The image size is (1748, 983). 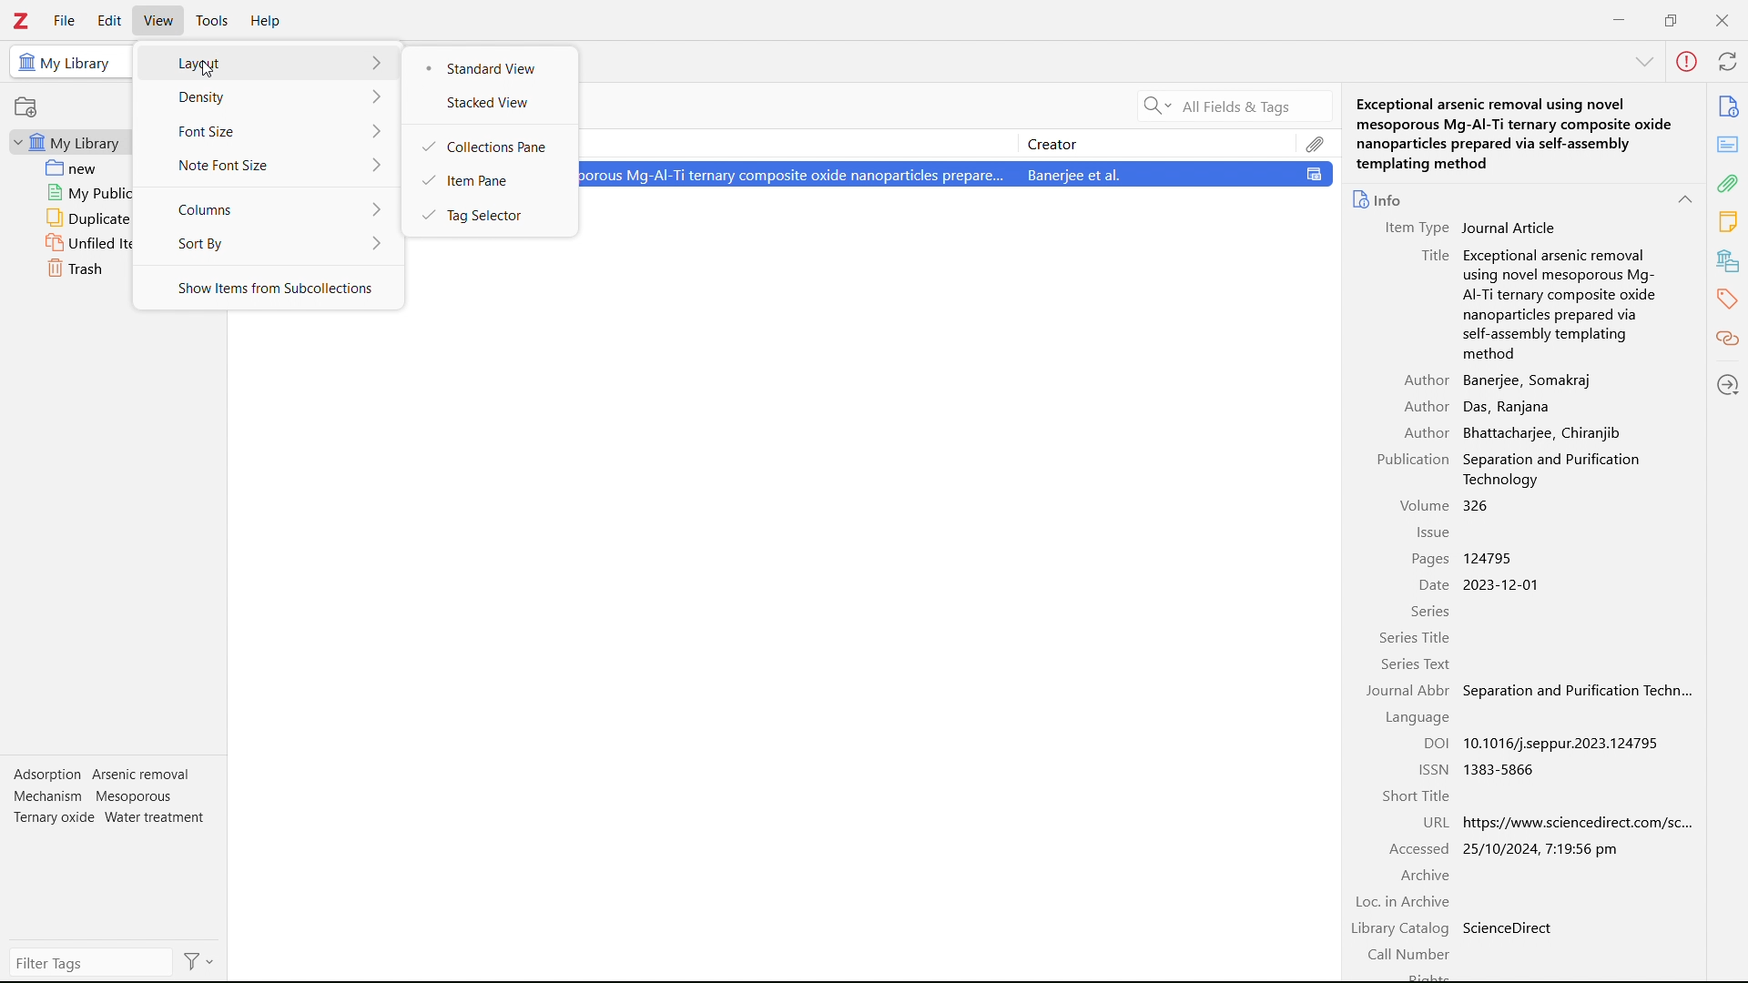 I want to click on Exceptional arsenic removal
using novel mesoporous Mg-
AI-Ti ternary composite oxide
nanoparticles prepared via
self-assembly templating
method, so click(x=1559, y=303).